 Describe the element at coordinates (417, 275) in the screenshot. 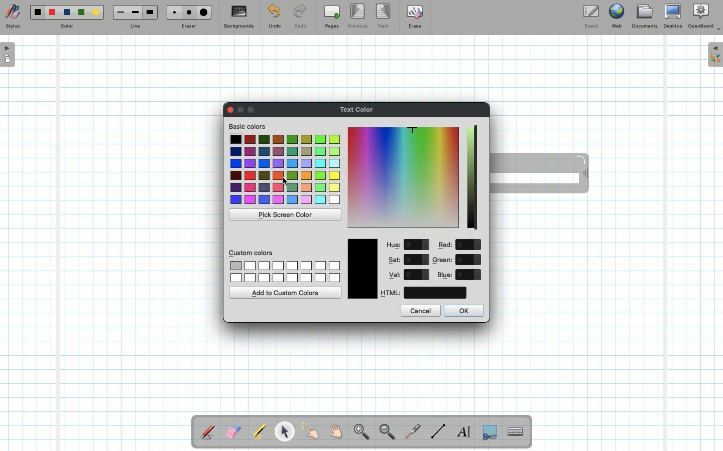

I see `value` at that location.